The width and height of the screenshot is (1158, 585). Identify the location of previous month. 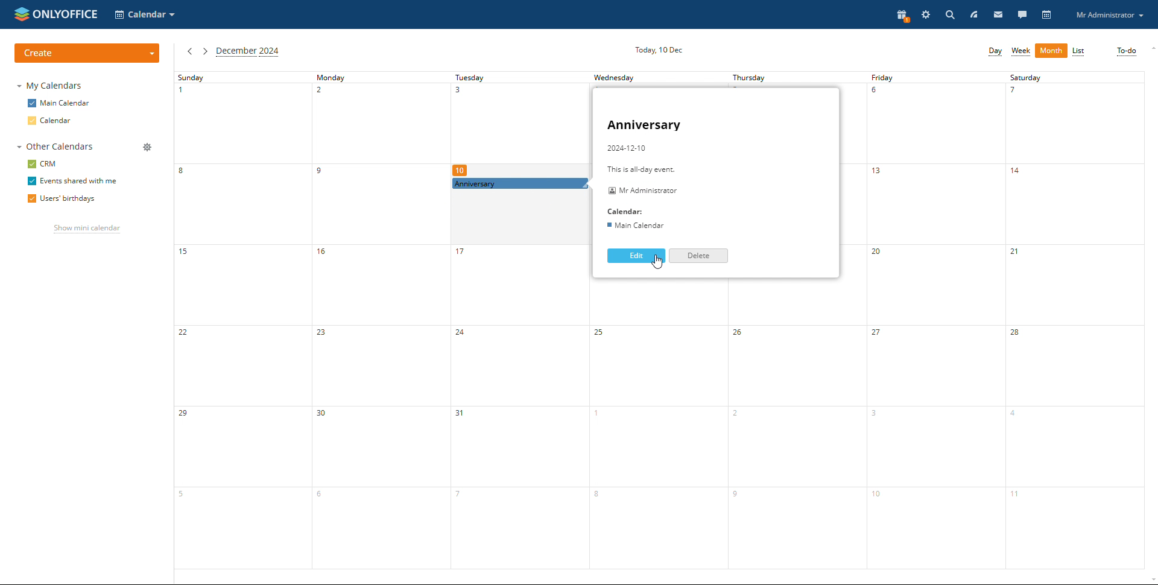
(189, 51).